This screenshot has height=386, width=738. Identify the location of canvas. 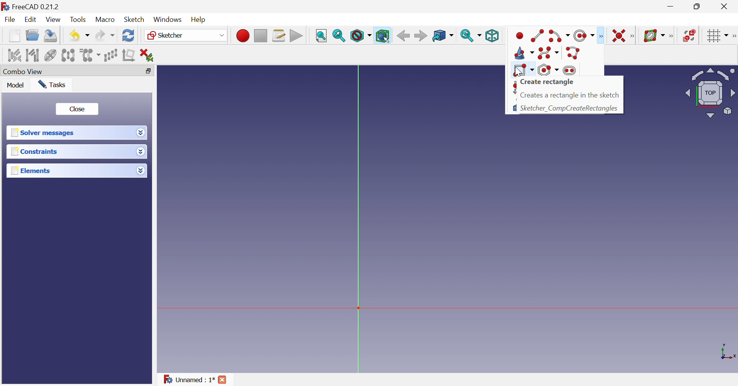
(402, 238).